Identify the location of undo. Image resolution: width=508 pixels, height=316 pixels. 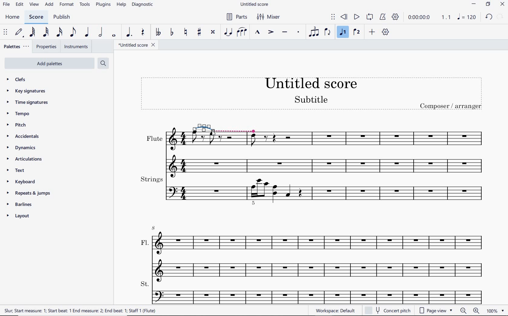
(489, 18).